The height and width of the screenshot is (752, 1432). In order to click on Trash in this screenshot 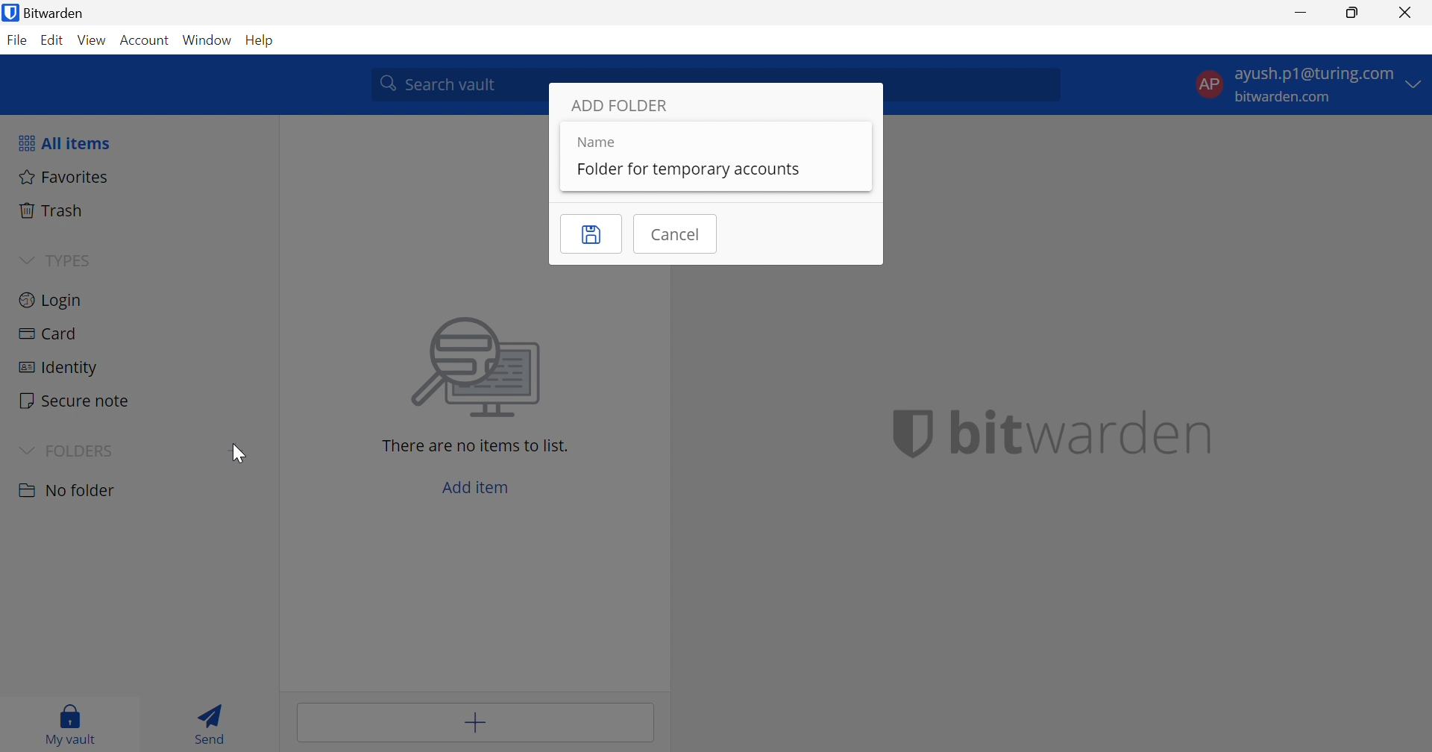, I will do `click(52, 210)`.